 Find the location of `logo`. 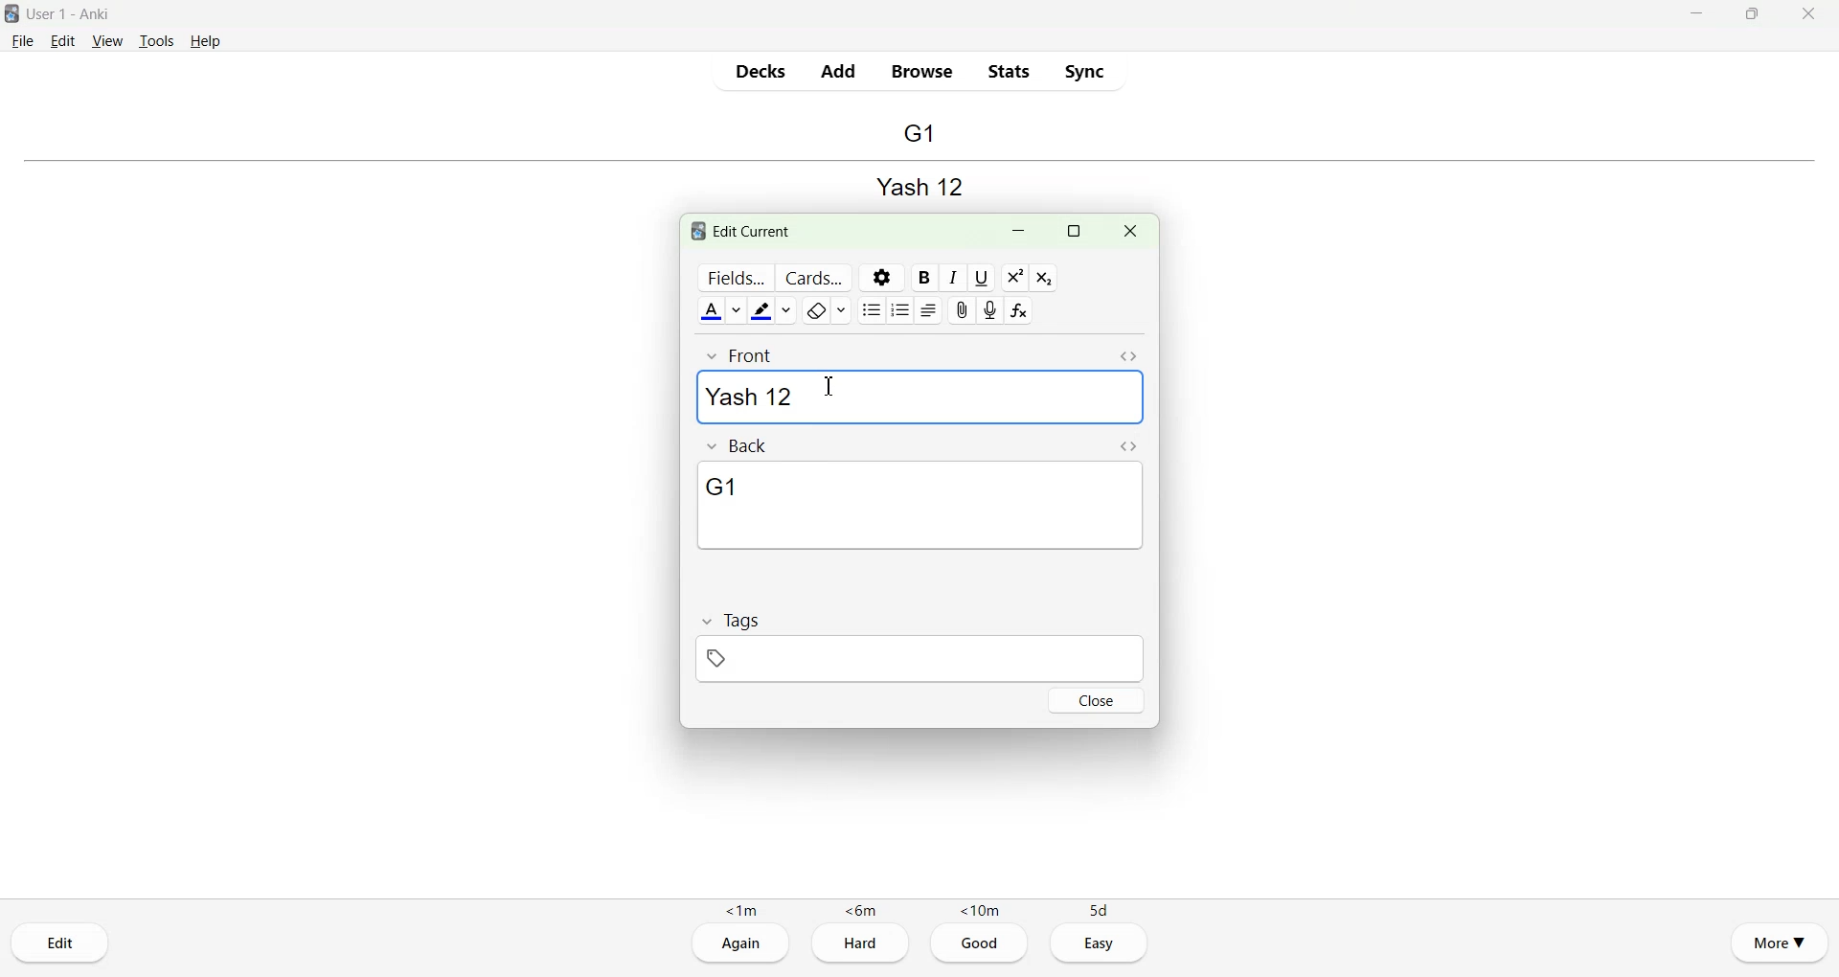

logo is located at coordinates (694, 232).